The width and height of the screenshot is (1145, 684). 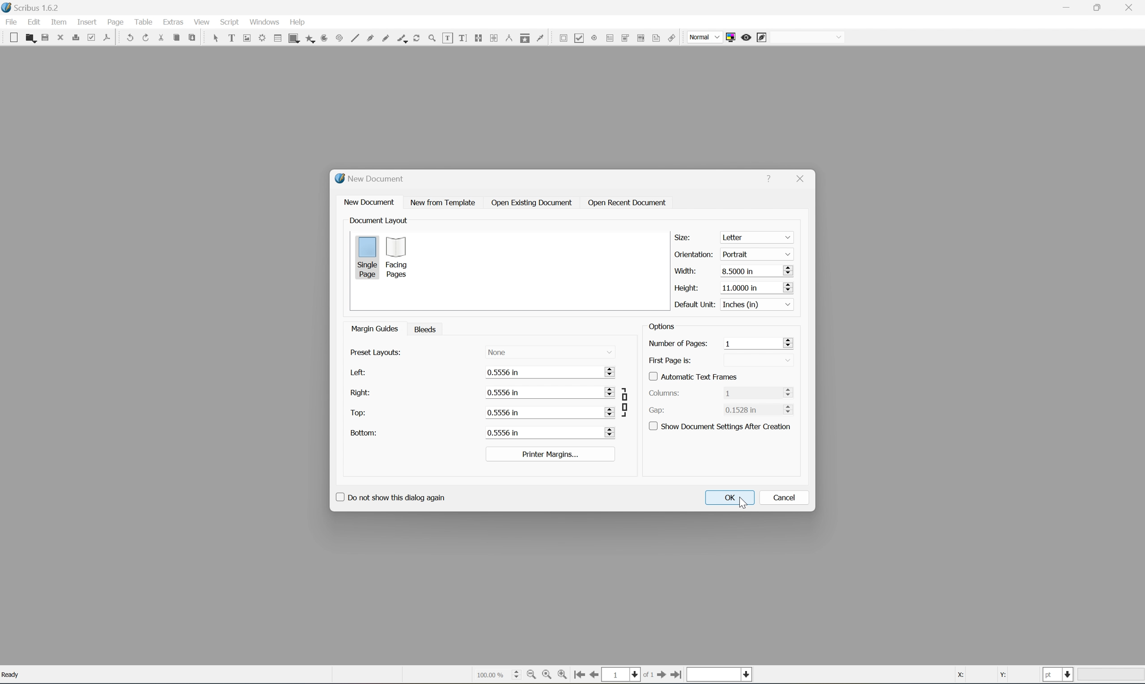 I want to click on options, so click(x=665, y=325).